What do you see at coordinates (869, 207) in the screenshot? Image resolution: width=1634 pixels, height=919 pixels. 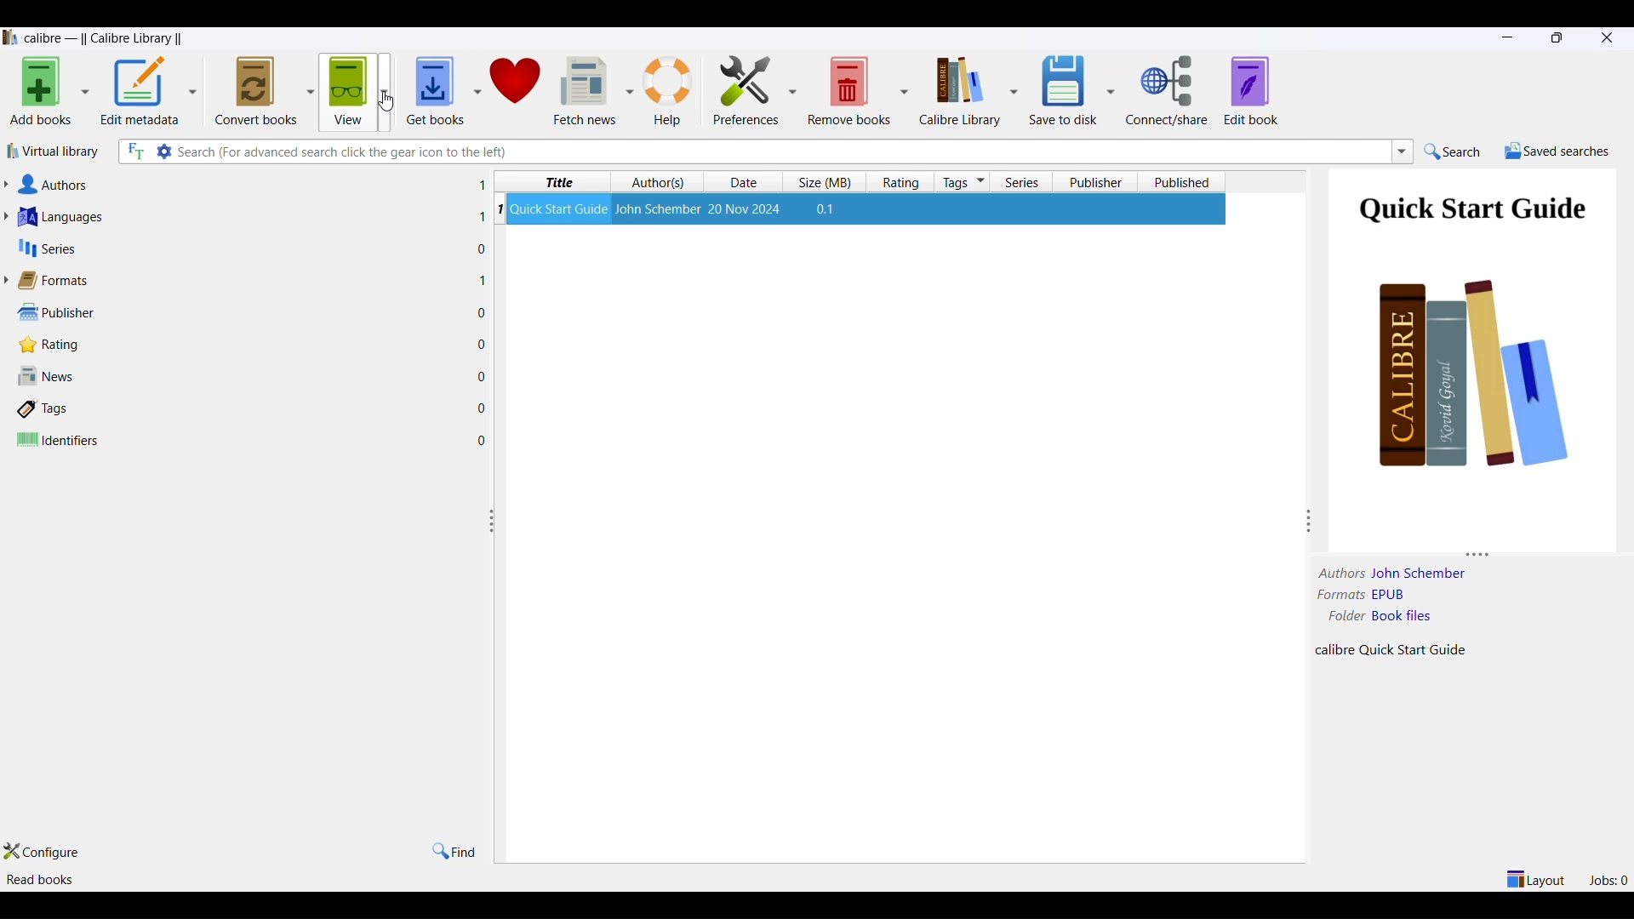 I see `Quick start guide` at bounding box center [869, 207].